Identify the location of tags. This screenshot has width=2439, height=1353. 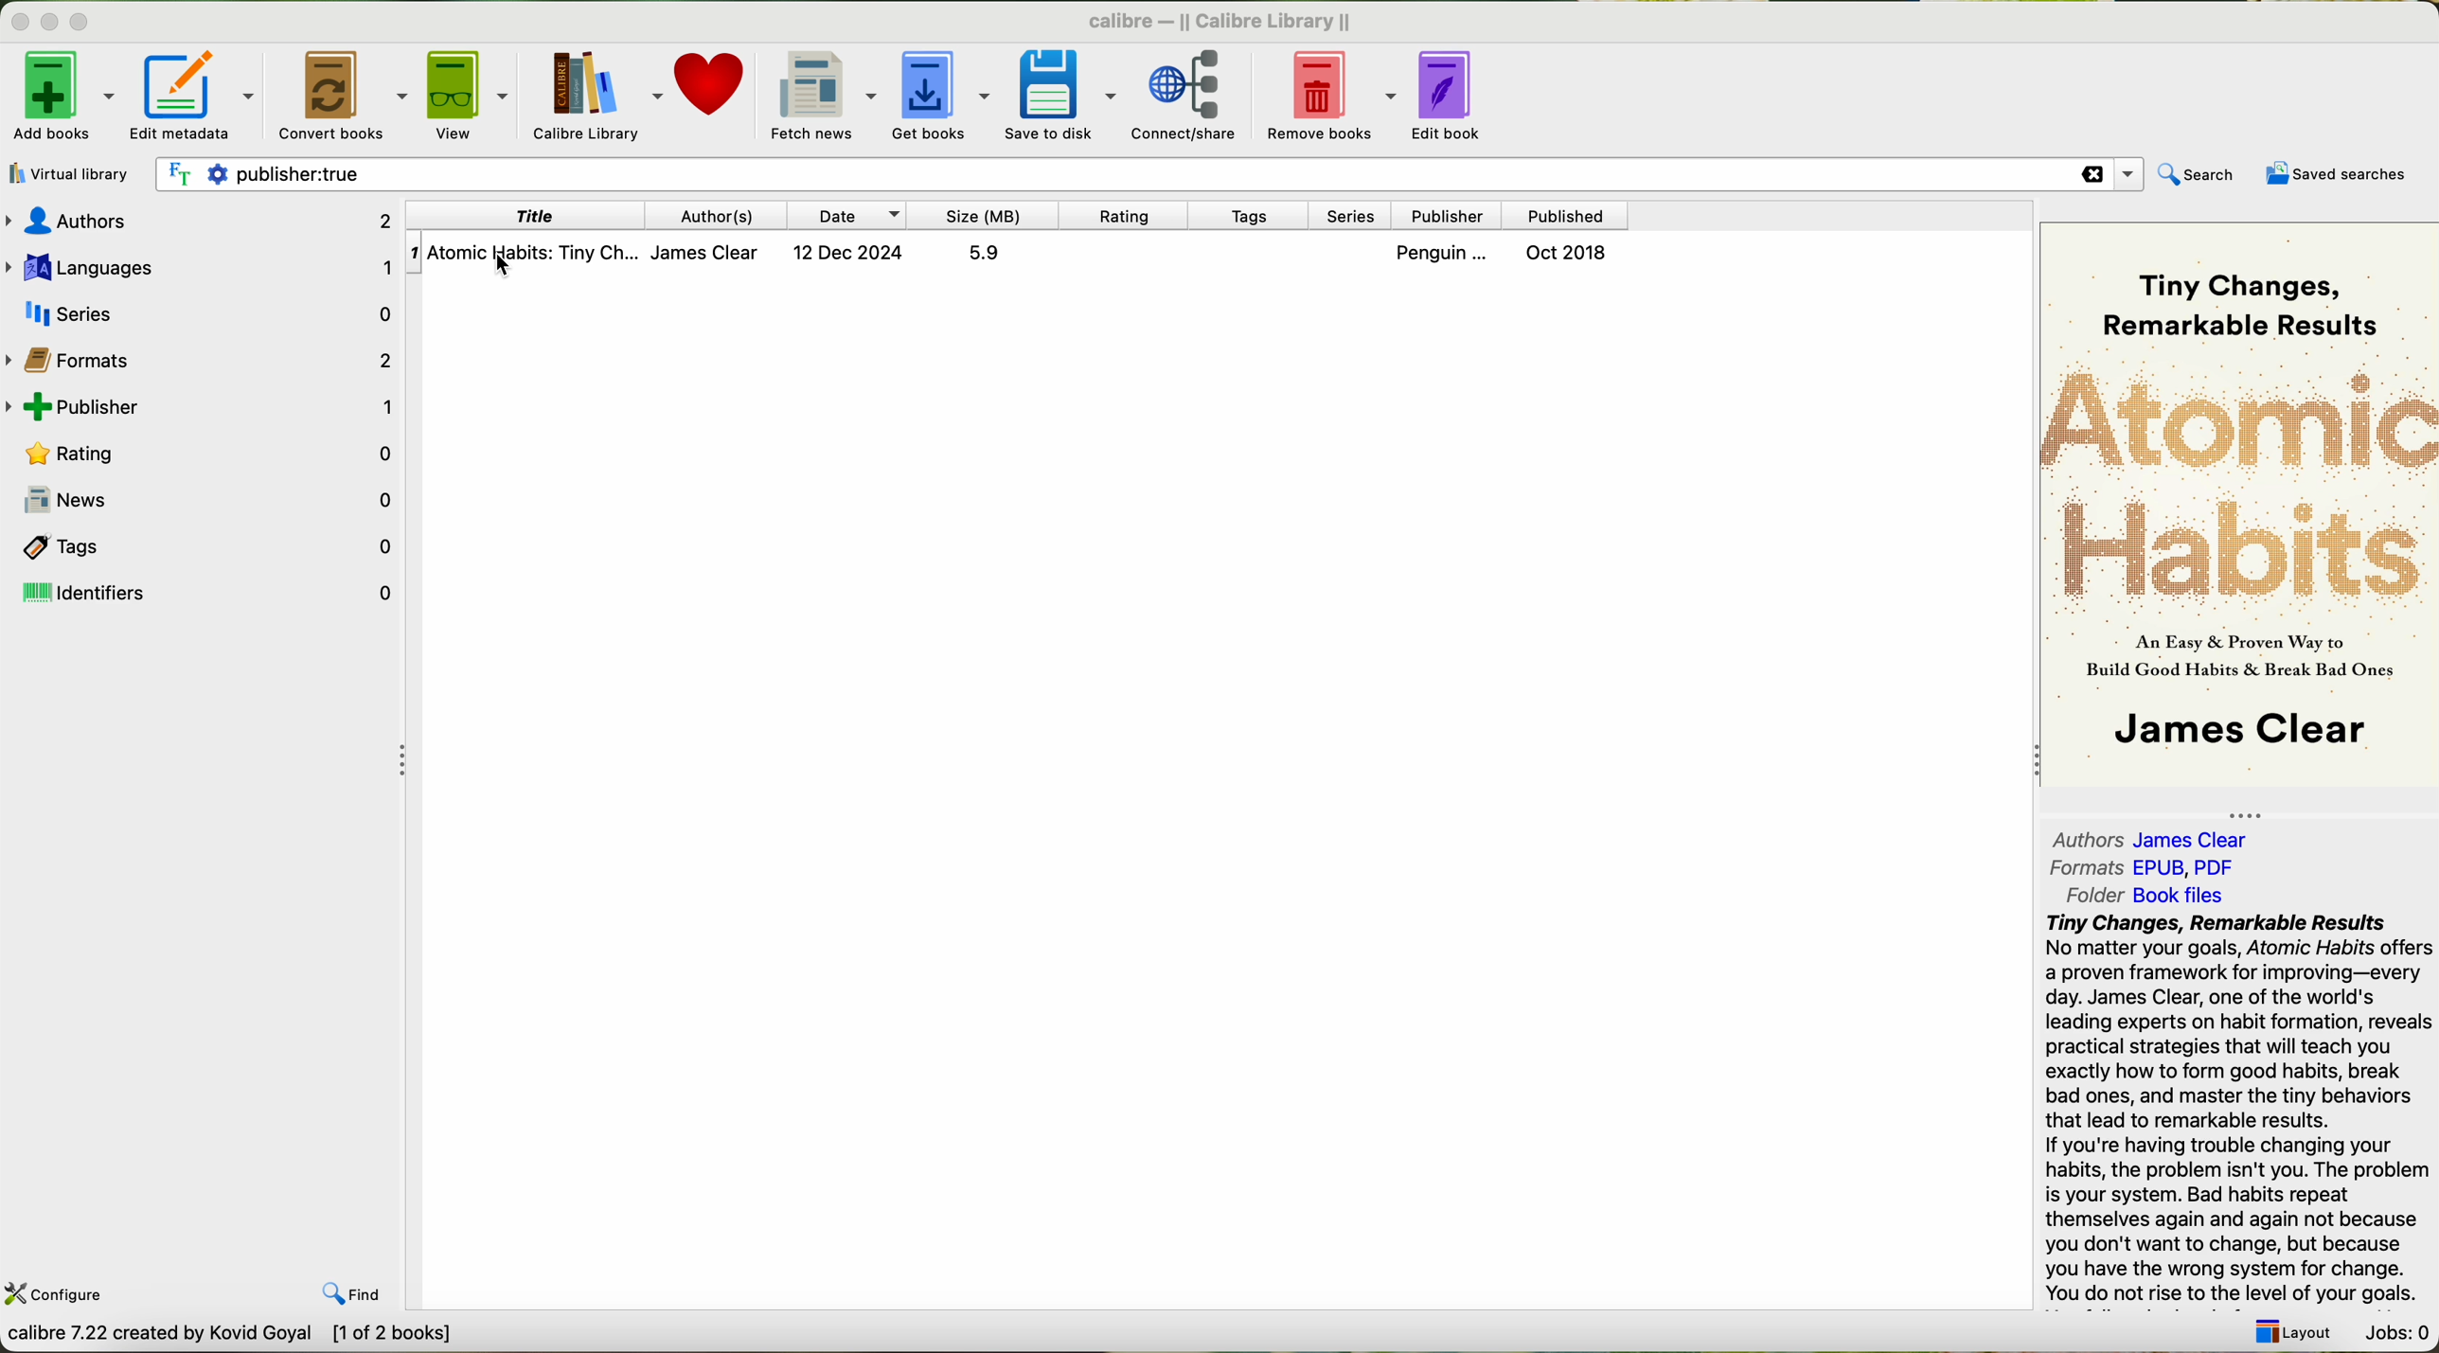
(1247, 215).